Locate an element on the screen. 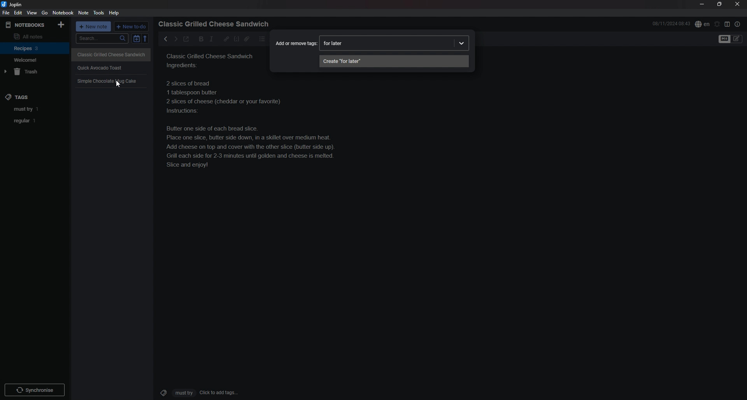  tag is located at coordinates (36, 121).